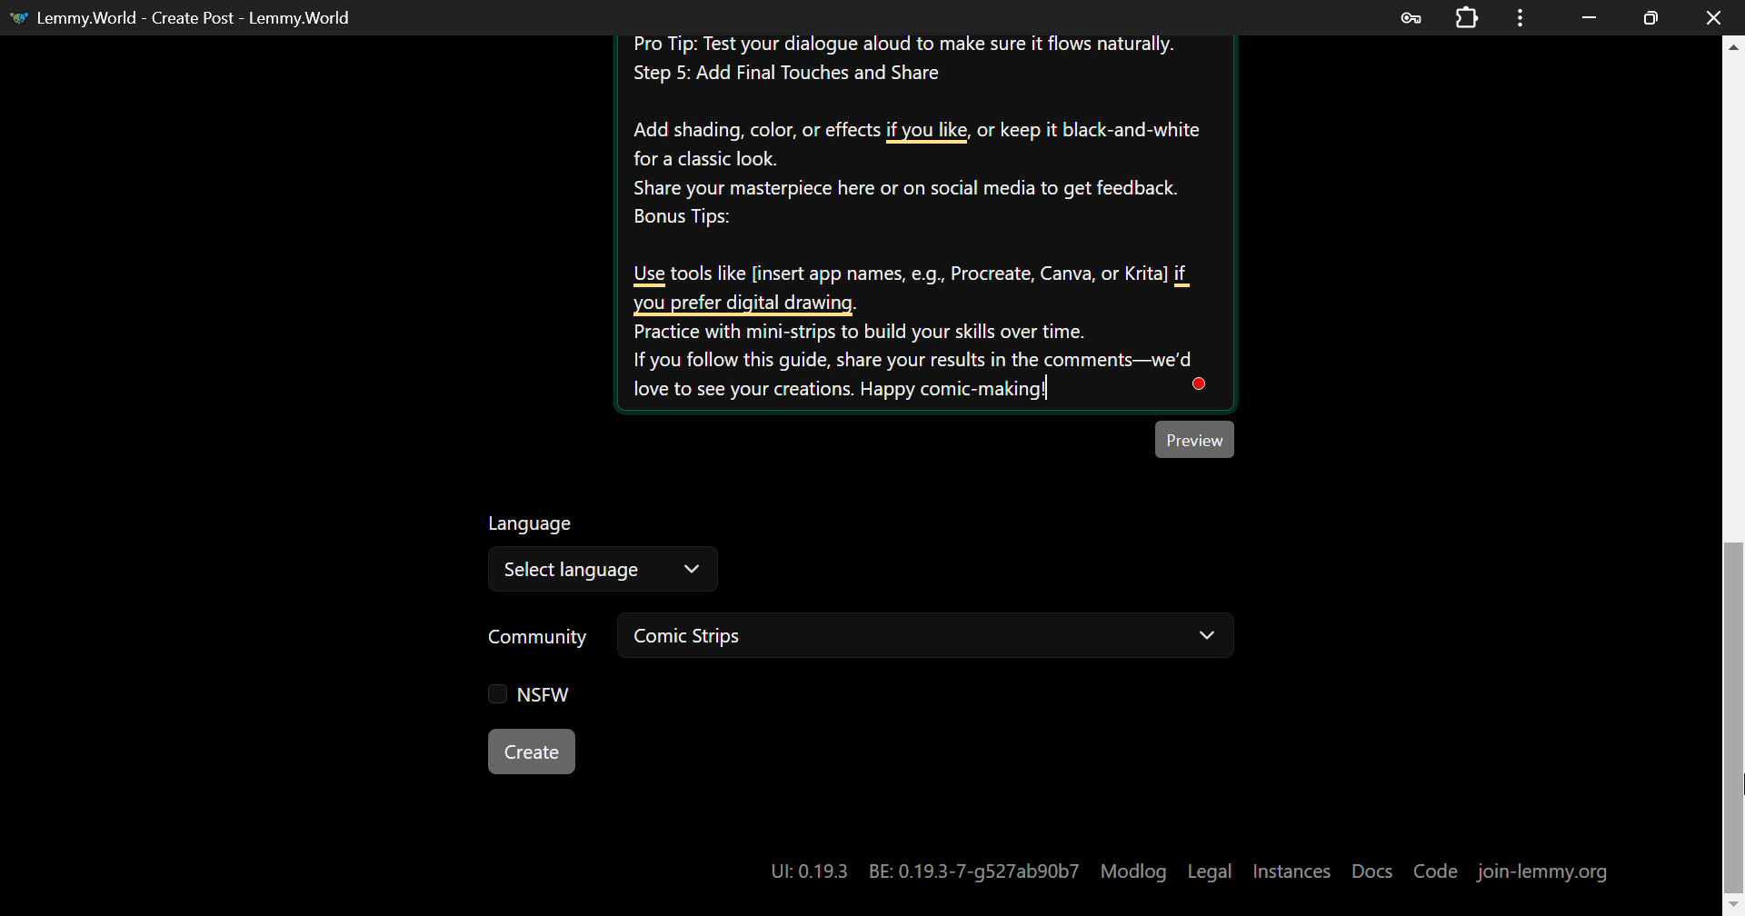 The image size is (1745, 916). I want to click on Password Data Saved, so click(1412, 16).